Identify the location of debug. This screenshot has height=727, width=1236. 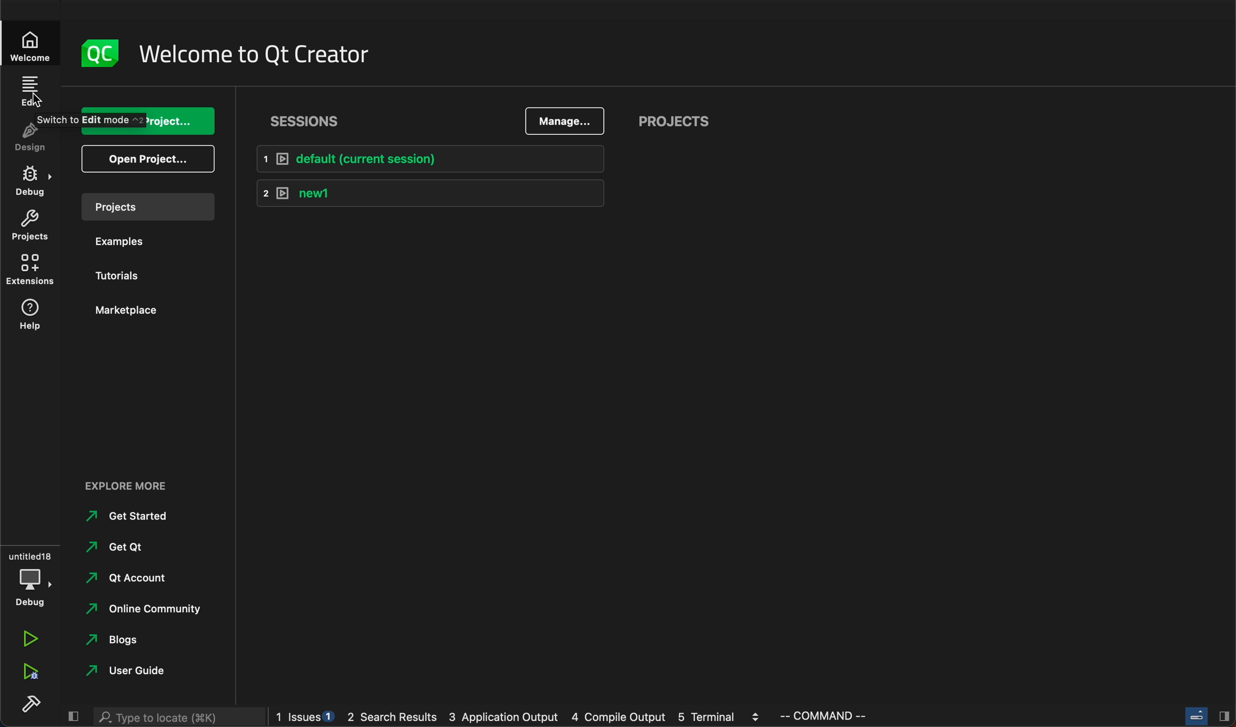
(31, 577).